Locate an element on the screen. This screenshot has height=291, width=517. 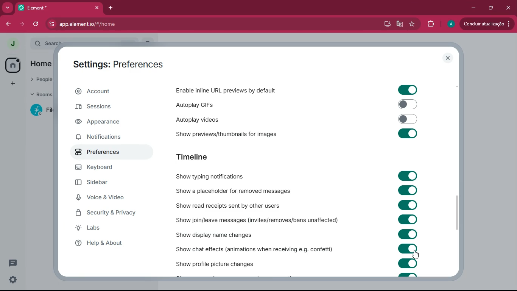
search is located at coordinates (45, 43).